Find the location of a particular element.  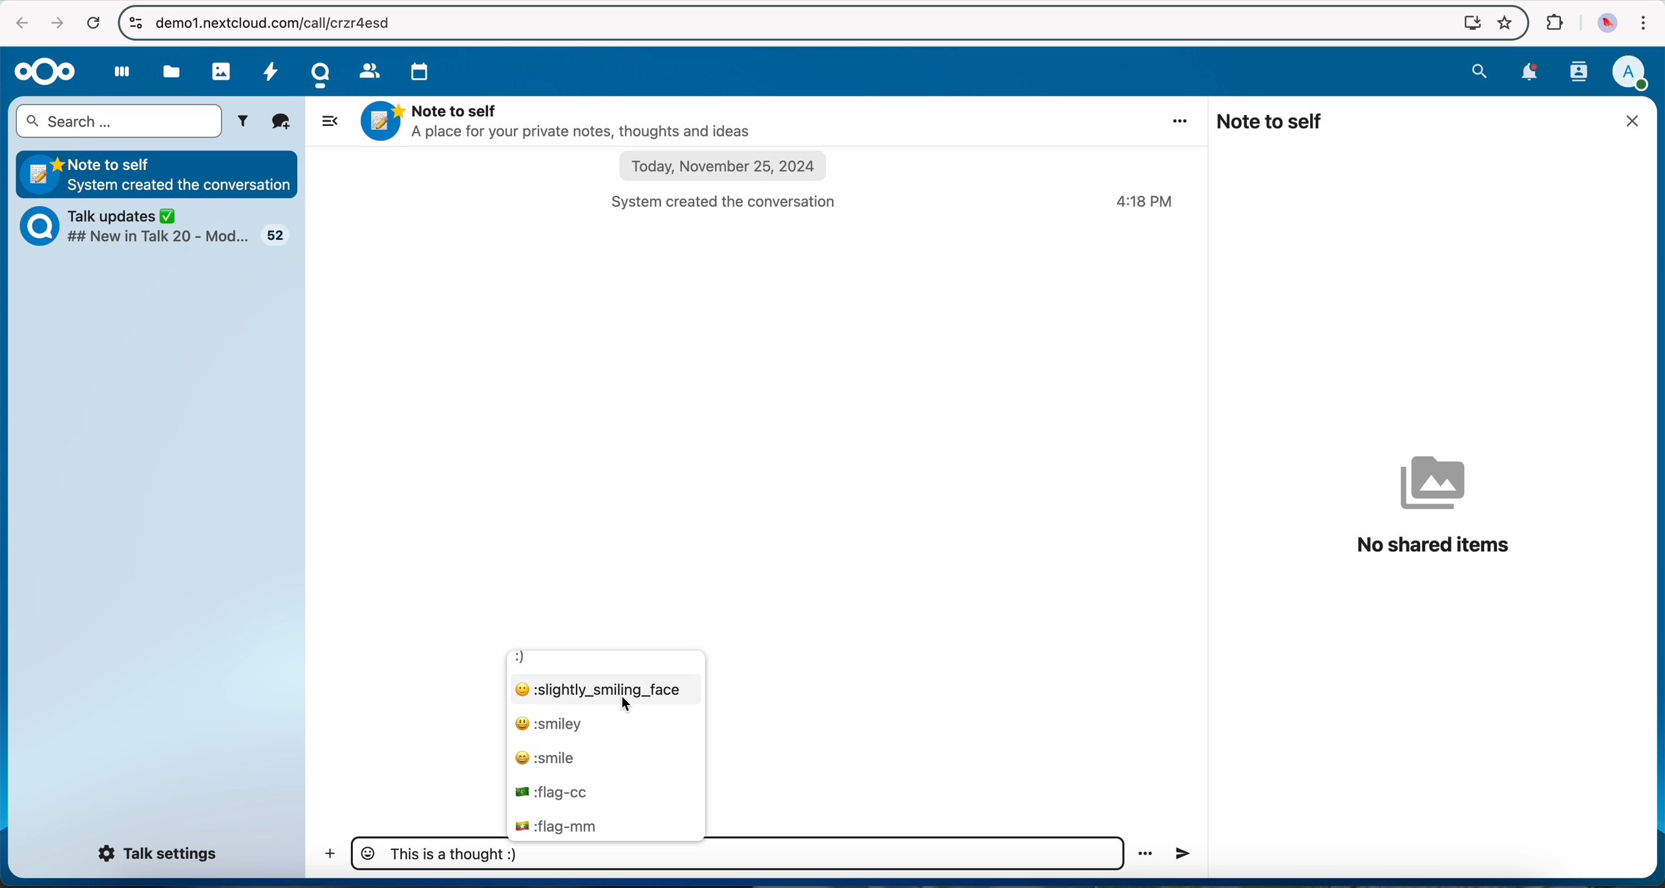

Nextcloud logo is located at coordinates (43, 71).